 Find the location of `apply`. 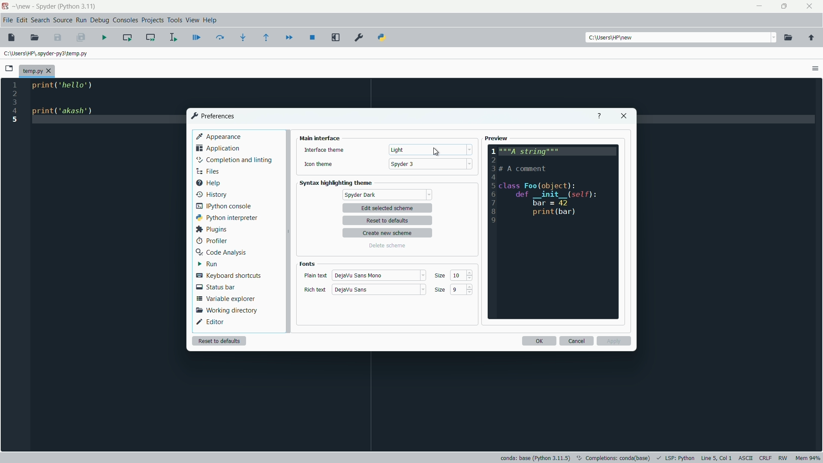

apply is located at coordinates (614, 341).